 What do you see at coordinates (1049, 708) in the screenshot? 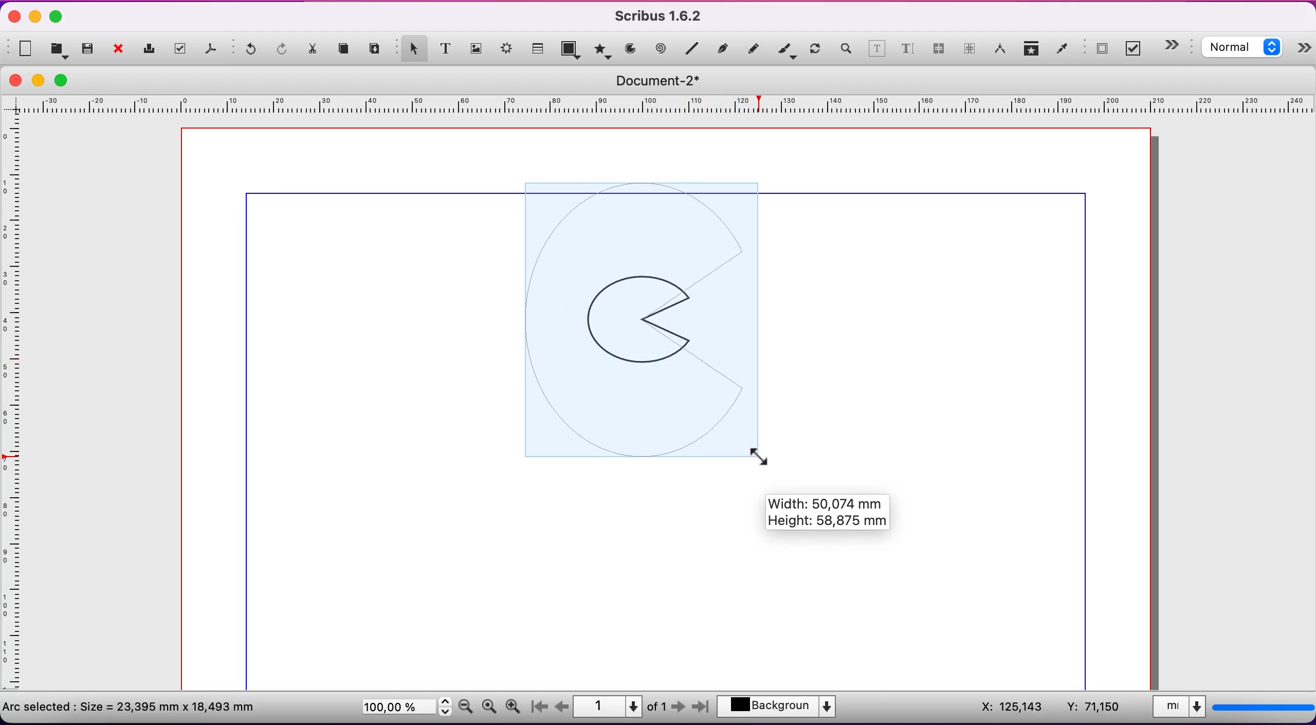
I see `coordinates` at bounding box center [1049, 708].